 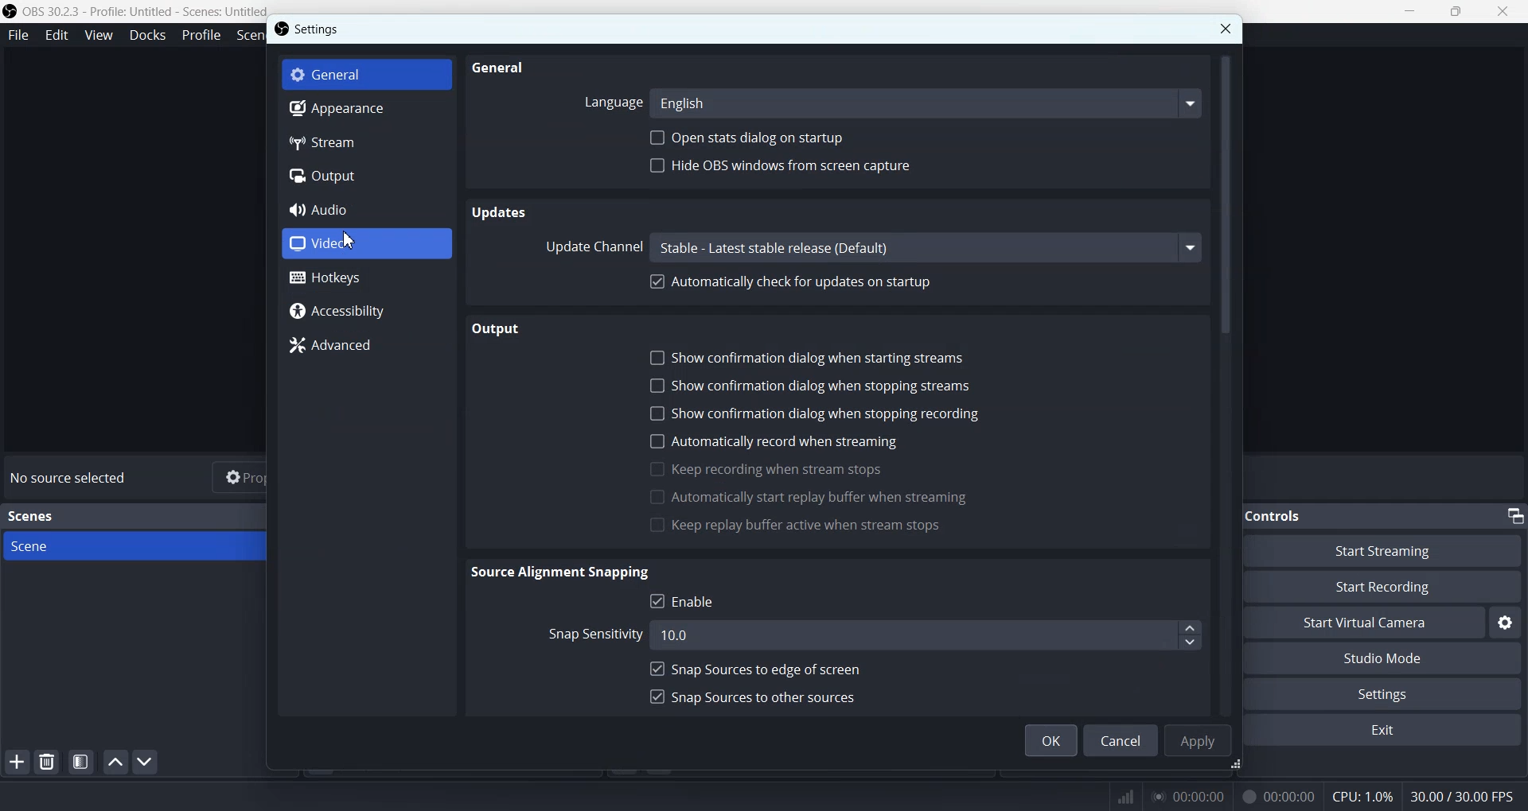 What do you see at coordinates (832, 413) in the screenshot?
I see `Show confirmation dialog when stopping recording` at bounding box center [832, 413].